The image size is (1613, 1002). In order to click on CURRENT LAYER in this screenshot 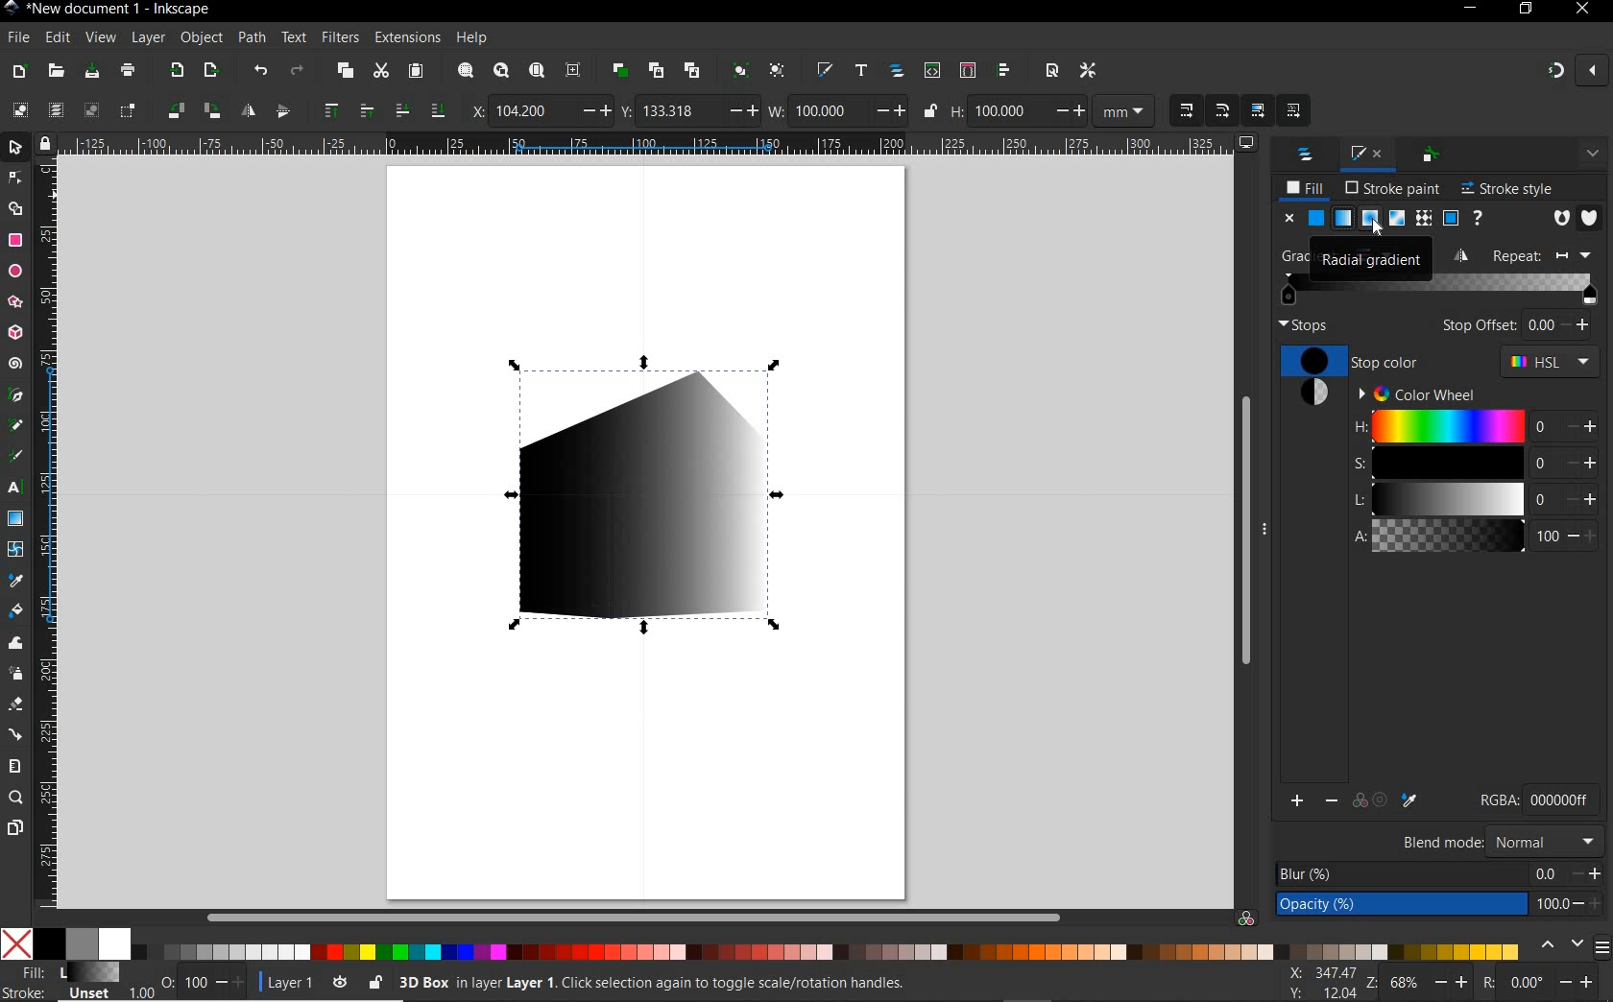, I will do `click(284, 983)`.